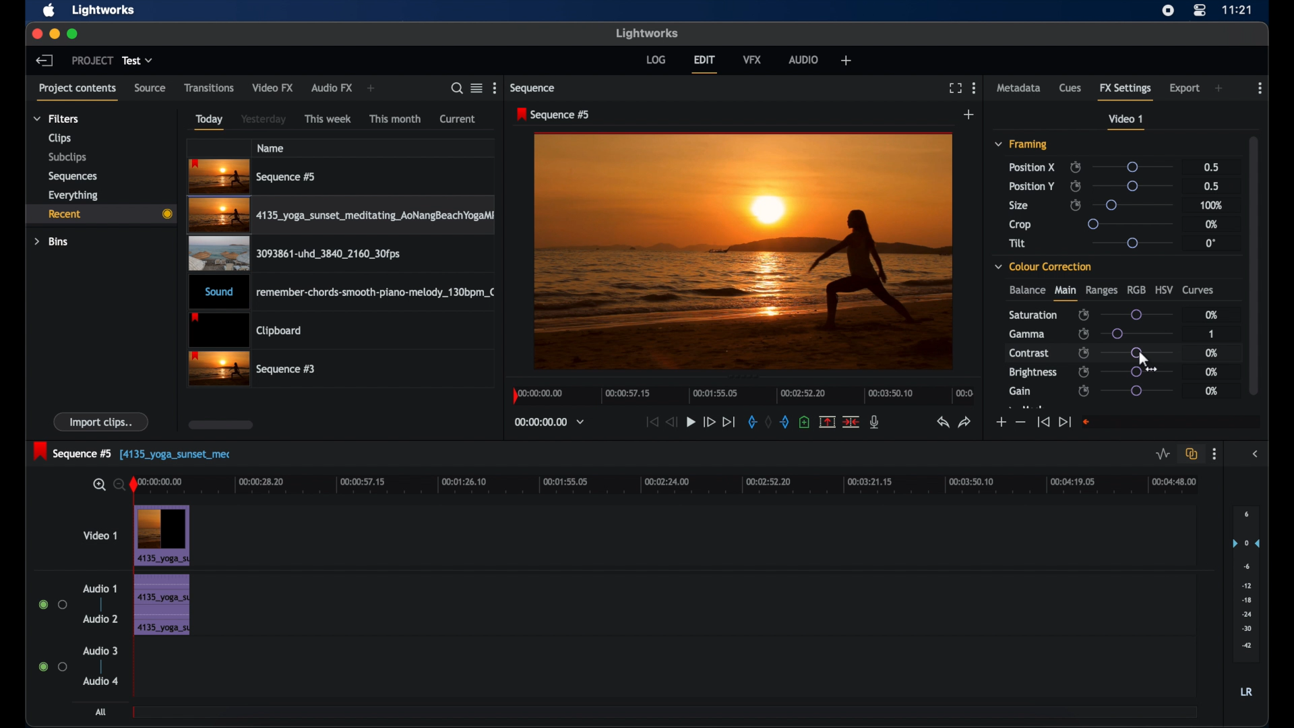  What do you see at coordinates (534, 88) in the screenshot?
I see `sequence` at bounding box center [534, 88].